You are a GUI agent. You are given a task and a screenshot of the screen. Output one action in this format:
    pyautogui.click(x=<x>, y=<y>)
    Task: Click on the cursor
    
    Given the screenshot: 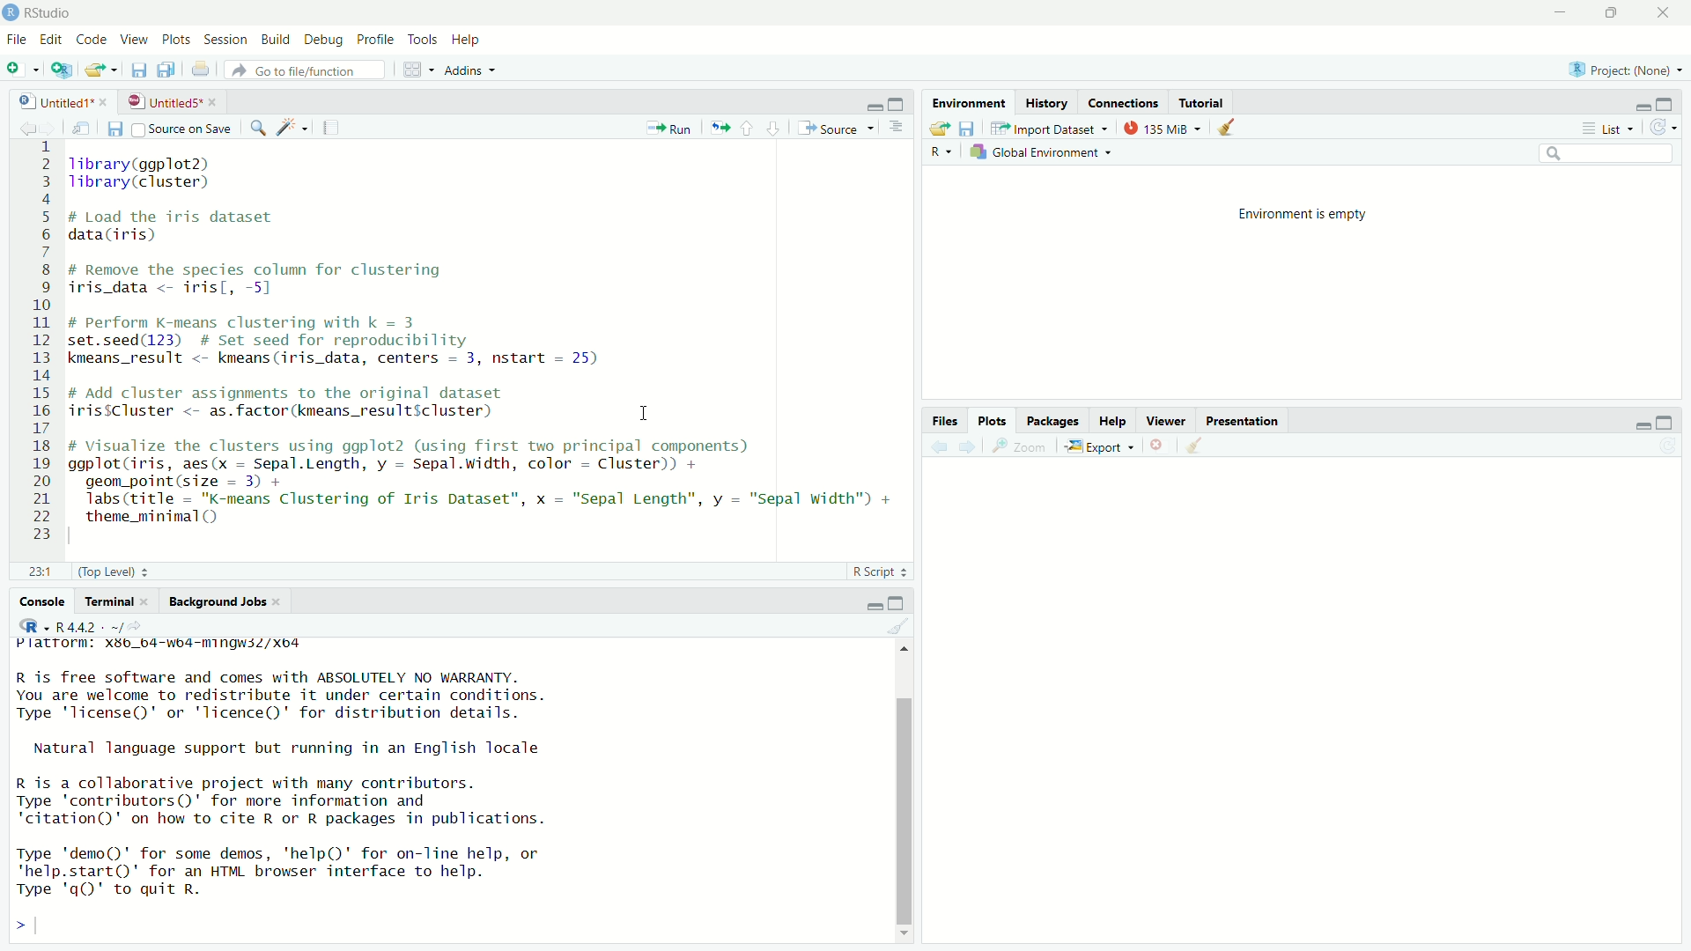 What is the action you would take?
    pyautogui.click(x=639, y=410)
    